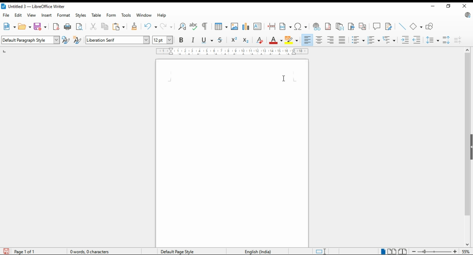  What do you see at coordinates (402, 26) in the screenshot?
I see `insert line` at bounding box center [402, 26].